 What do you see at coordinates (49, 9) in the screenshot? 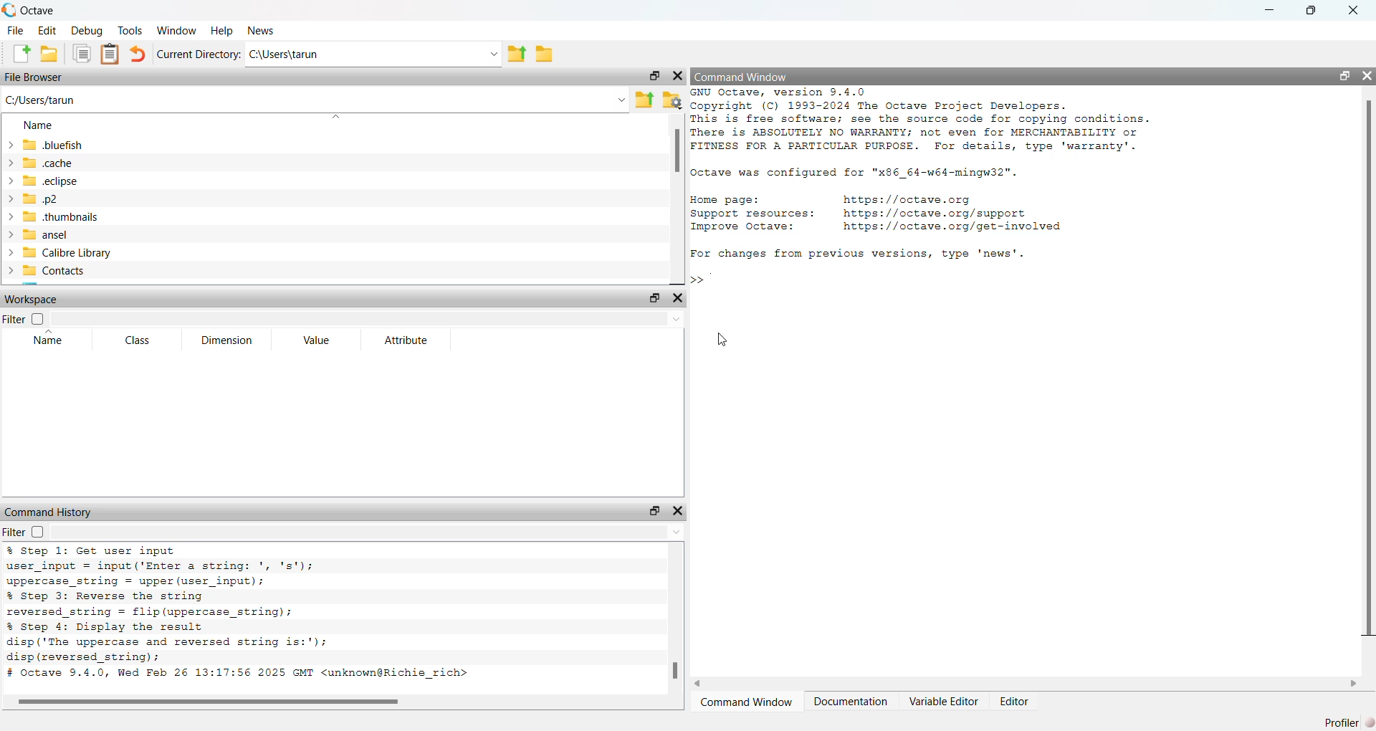
I see `octave` at bounding box center [49, 9].